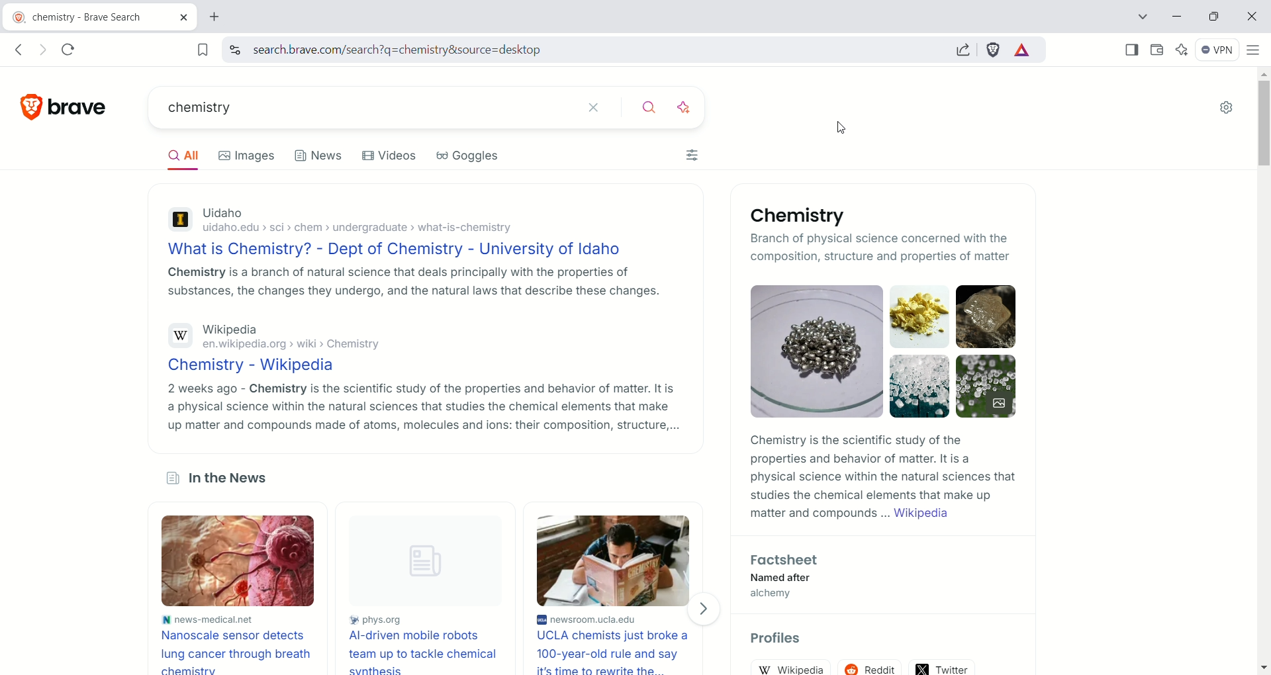 The height and width of the screenshot is (675, 1271). Describe the element at coordinates (884, 351) in the screenshot. I see `Images of chemical compounds` at that location.